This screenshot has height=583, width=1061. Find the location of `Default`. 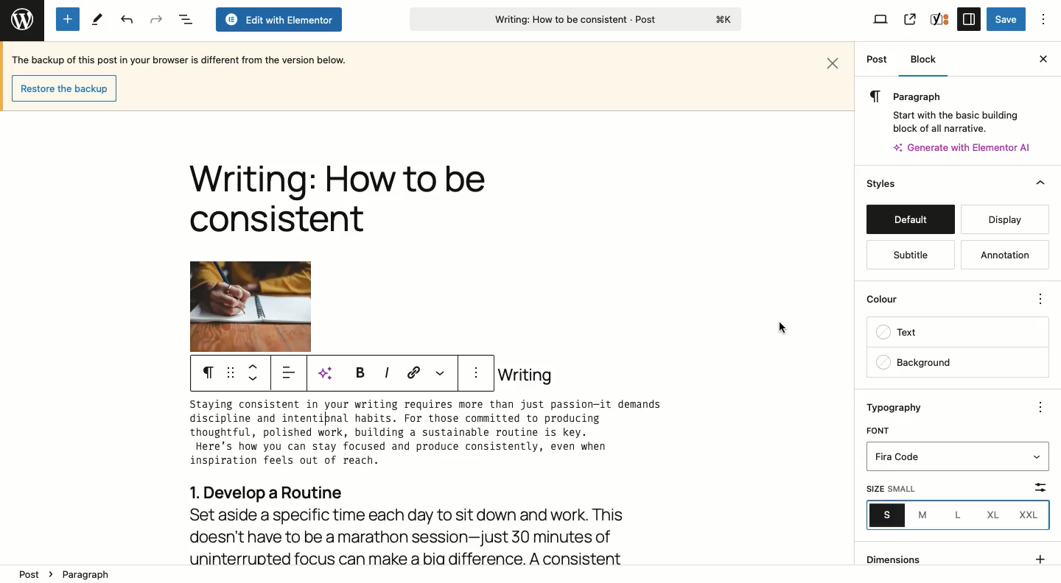

Default is located at coordinates (910, 219).